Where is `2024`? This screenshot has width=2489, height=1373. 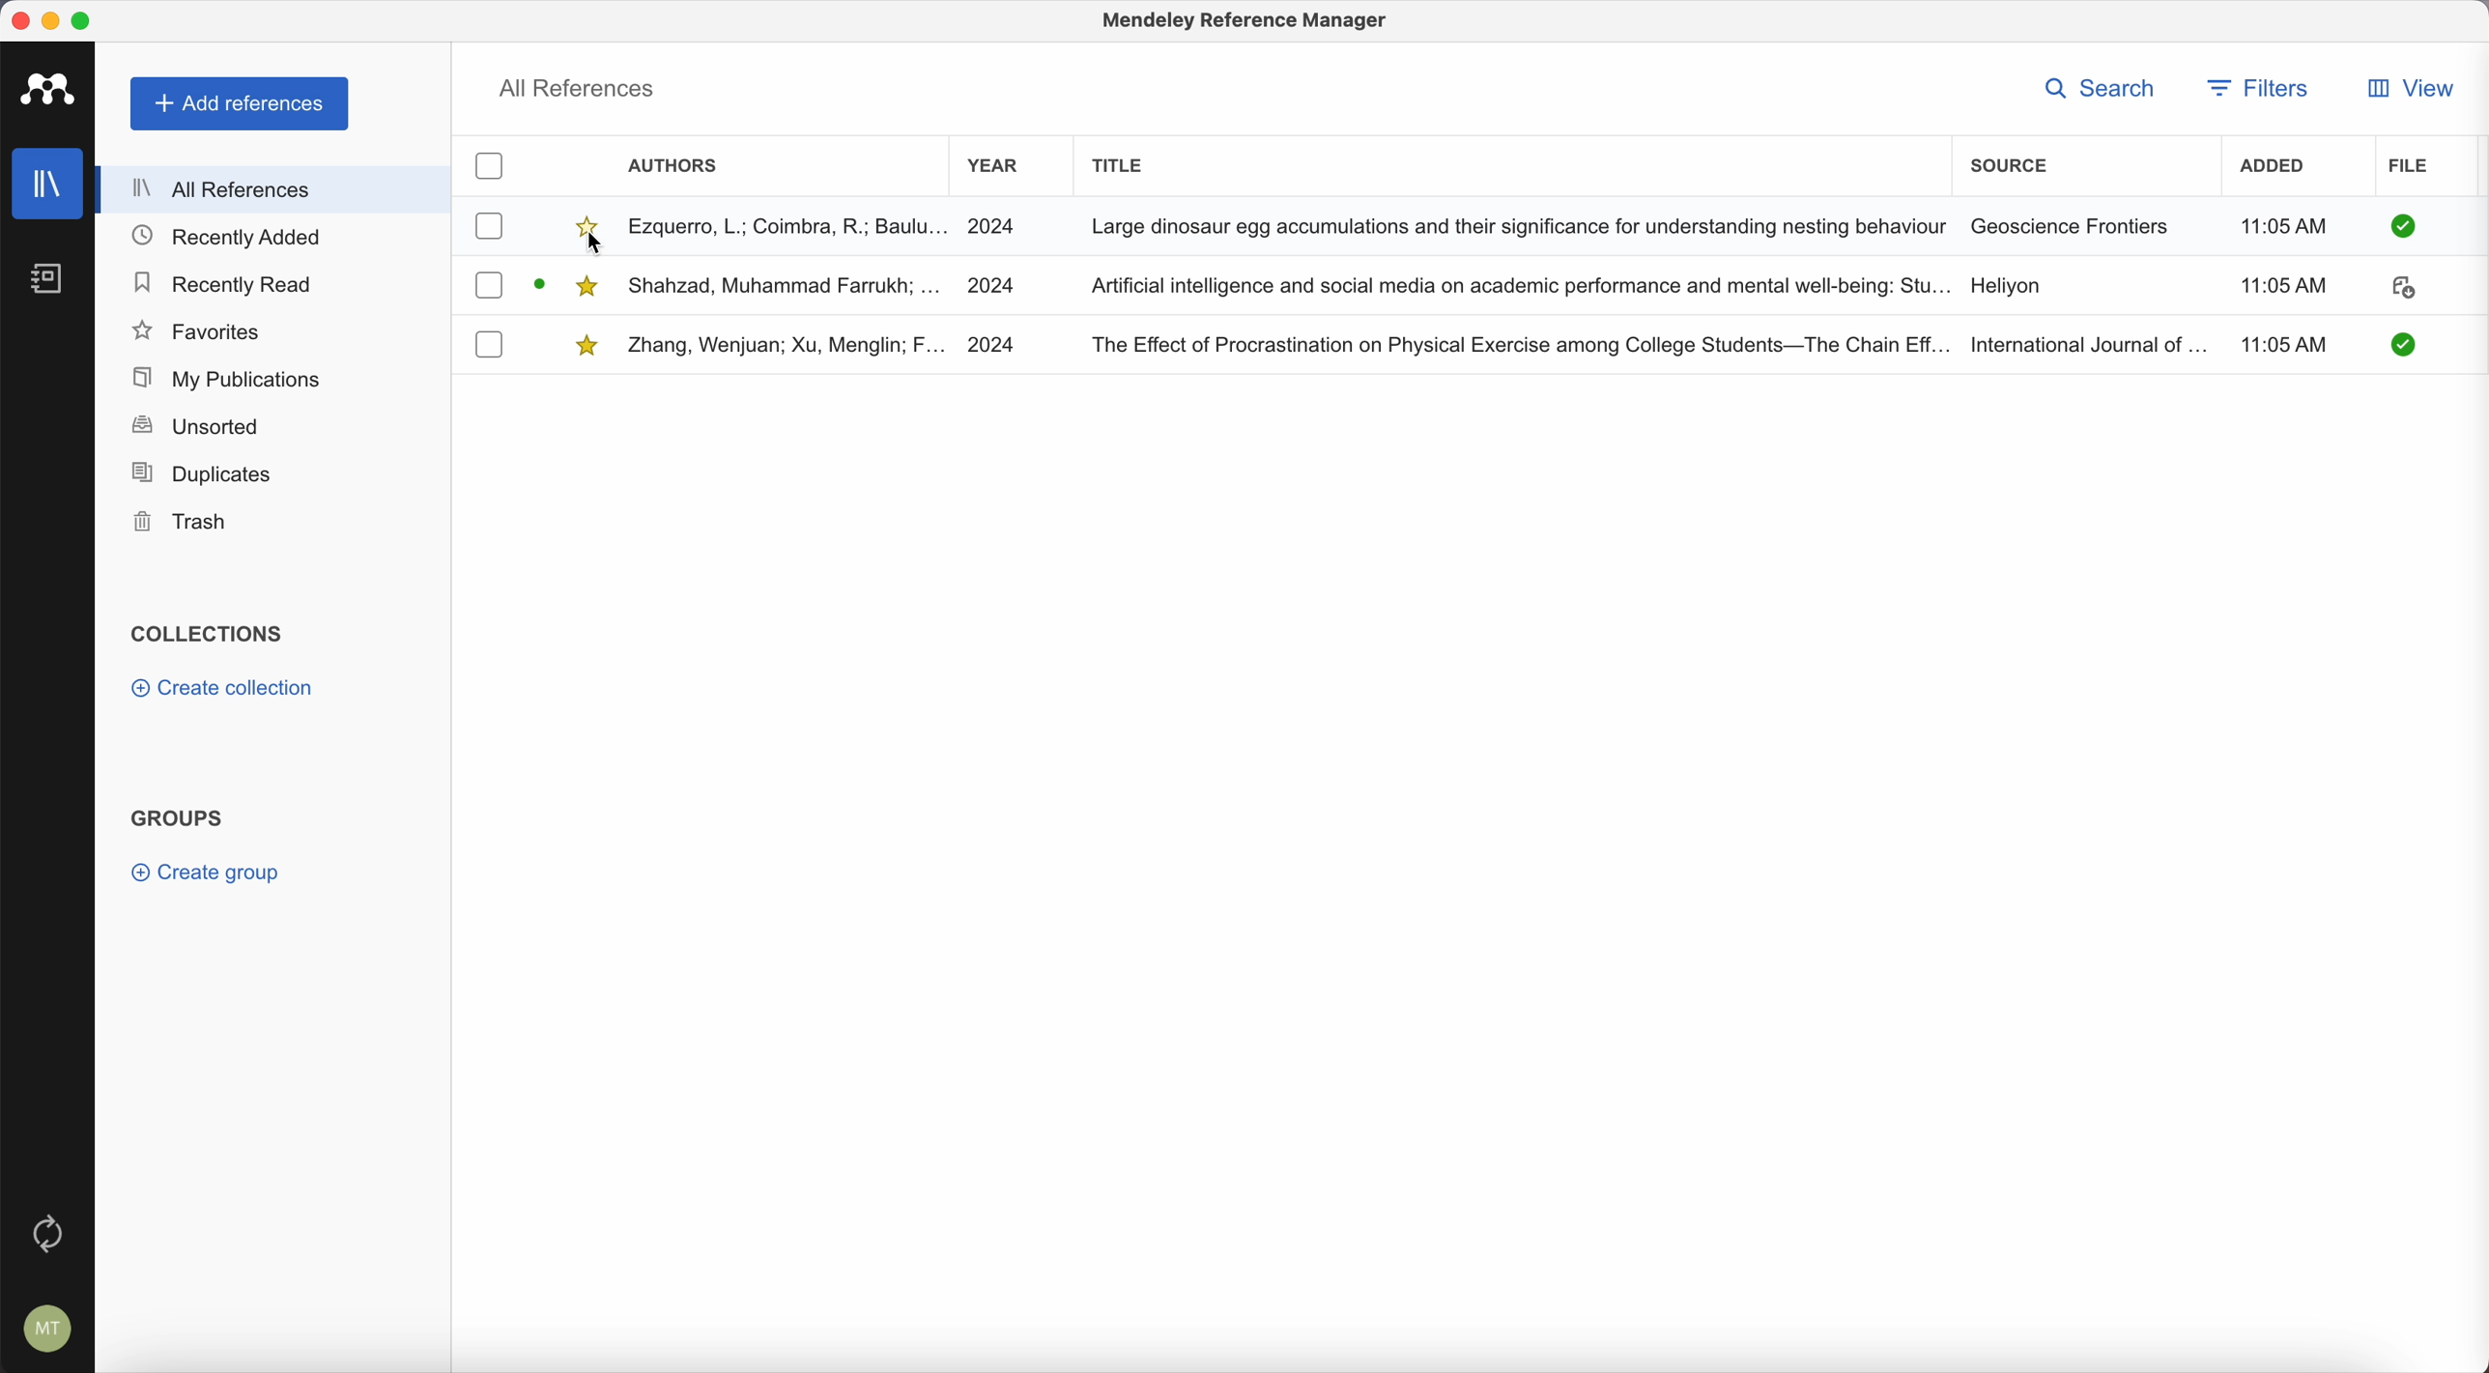
2024 is located at coordinates (996, 287).